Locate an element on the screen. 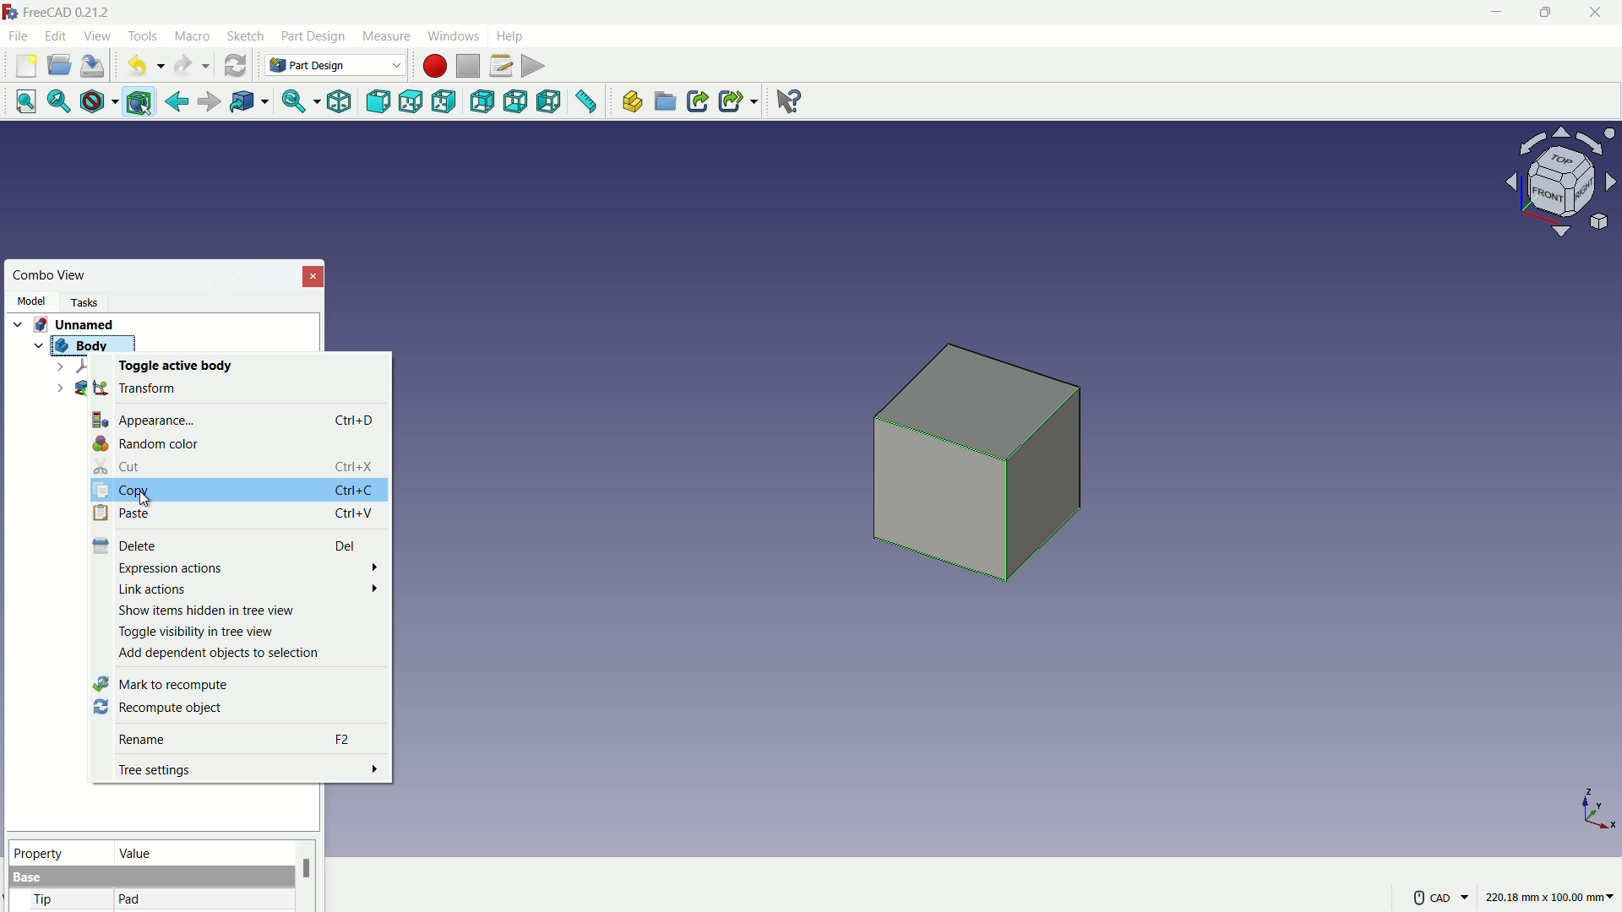 This screenshot has height=912, width=1622. axis is located at coordinates (1598, 808).